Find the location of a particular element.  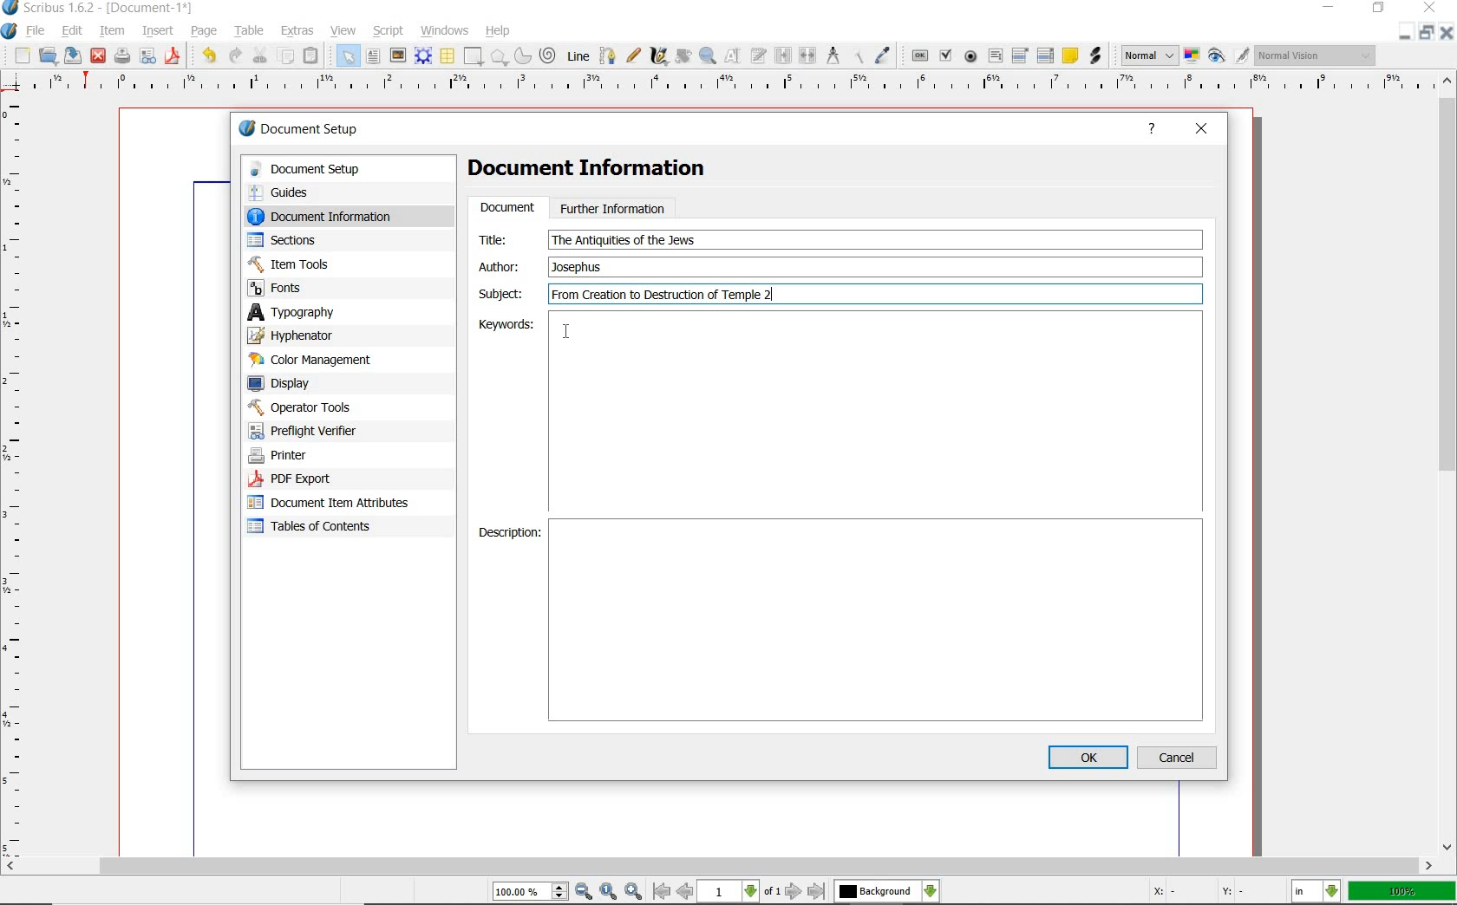

text is located at coordinates (624, 240).